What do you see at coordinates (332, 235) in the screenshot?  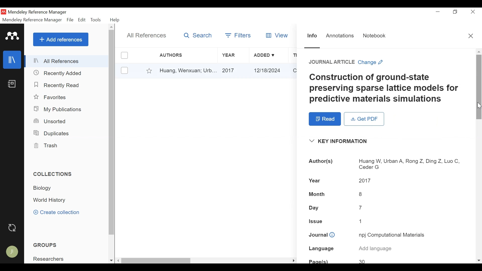 I see `info icon` at bounding box center [332, 235].